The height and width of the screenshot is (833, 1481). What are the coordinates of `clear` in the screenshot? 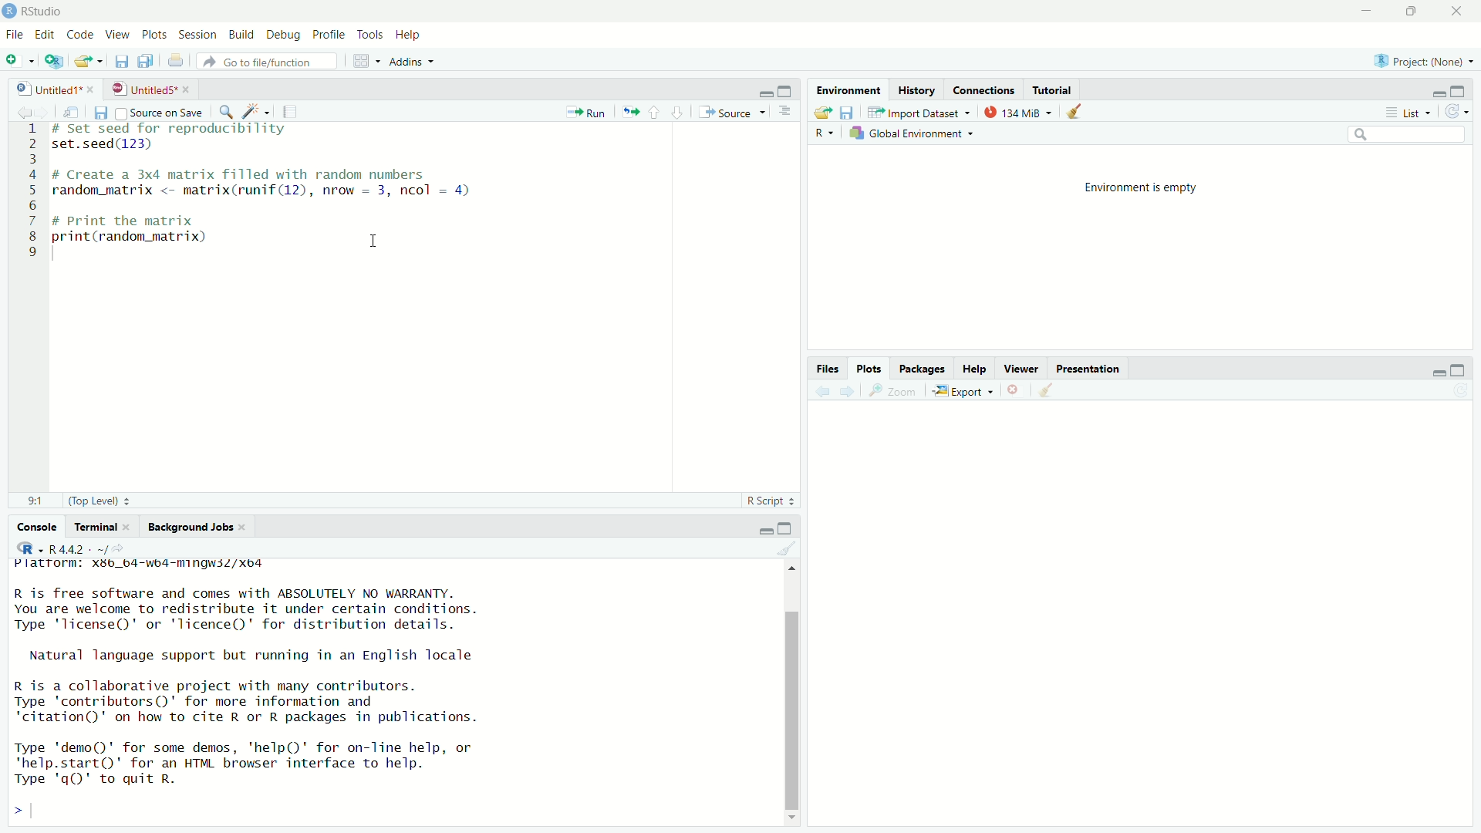 It's located at (1052, 390).